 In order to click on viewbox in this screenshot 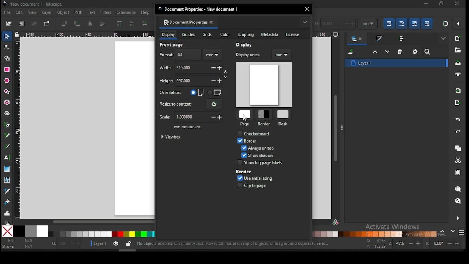, I will do `click(172, 137)`.